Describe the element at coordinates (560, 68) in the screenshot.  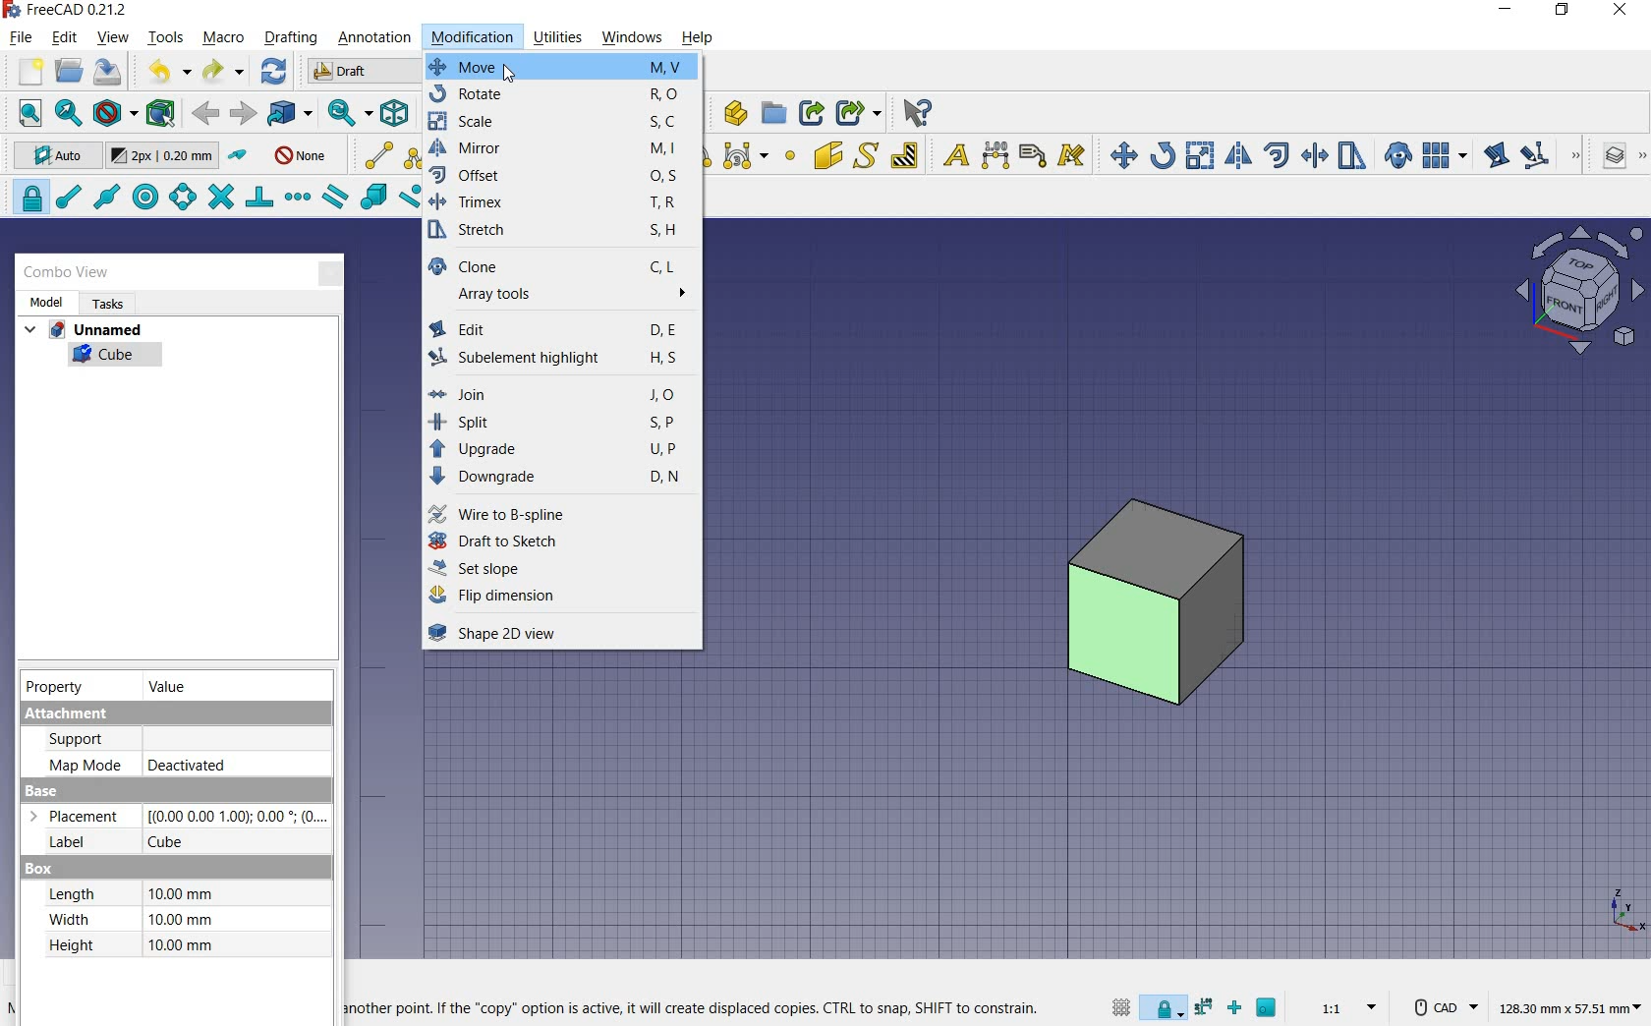
I see `move` at that location.